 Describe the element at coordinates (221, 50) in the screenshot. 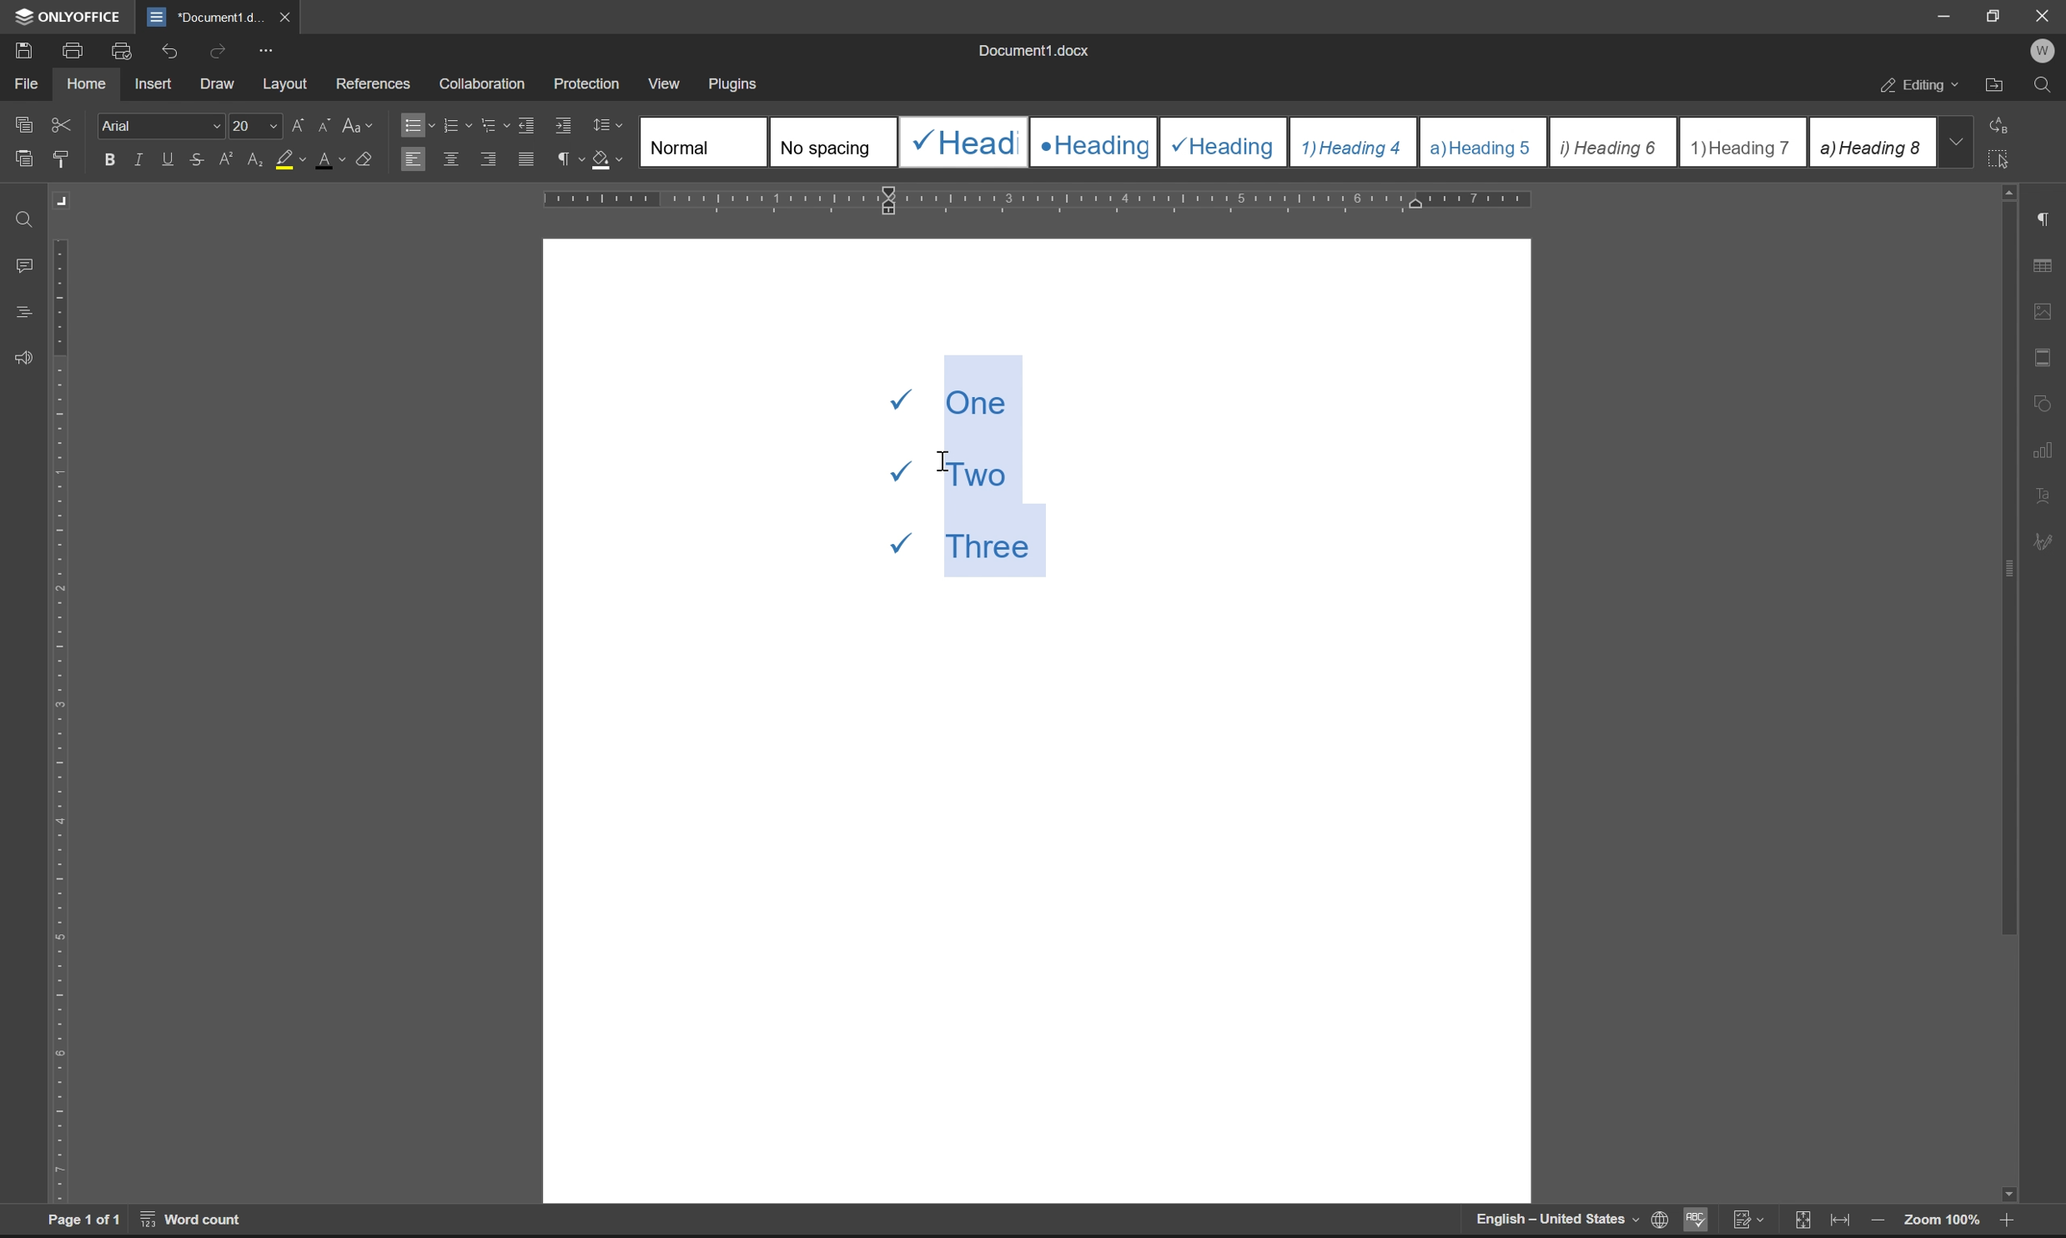

I see `redo` at that location.